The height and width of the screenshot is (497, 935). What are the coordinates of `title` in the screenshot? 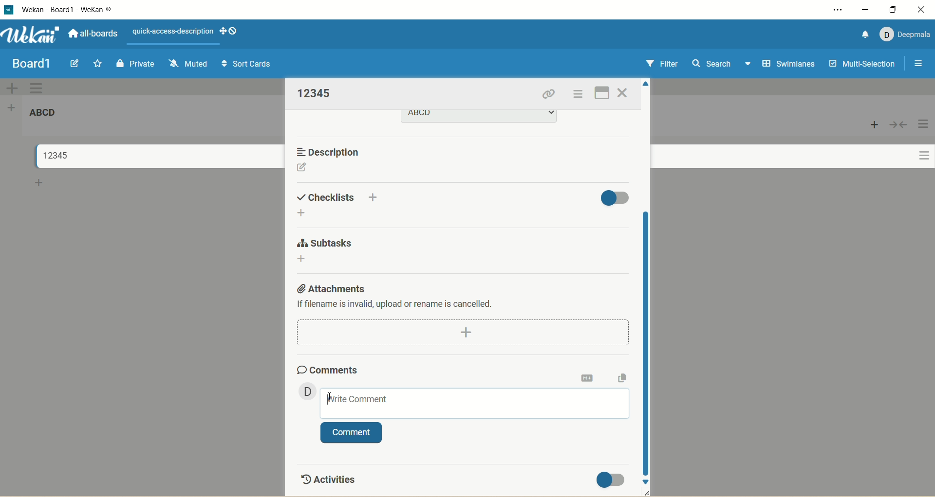 It's located at (31, 64).